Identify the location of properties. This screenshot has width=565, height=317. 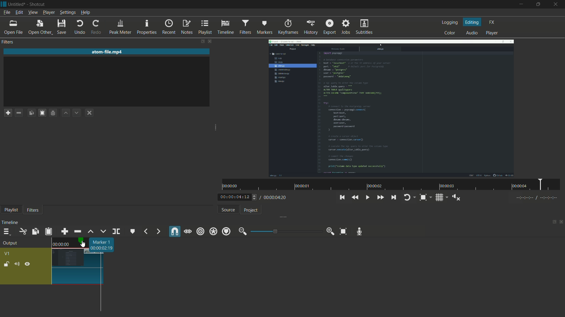
(146, 27).